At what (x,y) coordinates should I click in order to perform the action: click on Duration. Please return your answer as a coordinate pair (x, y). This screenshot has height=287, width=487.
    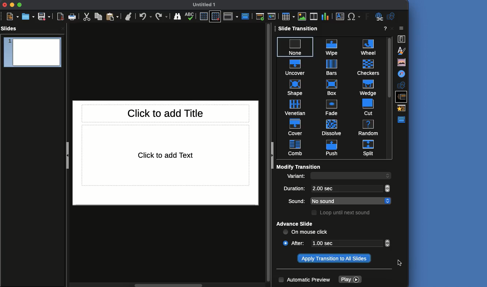
    Looking at the image, I should click on (295, 189).